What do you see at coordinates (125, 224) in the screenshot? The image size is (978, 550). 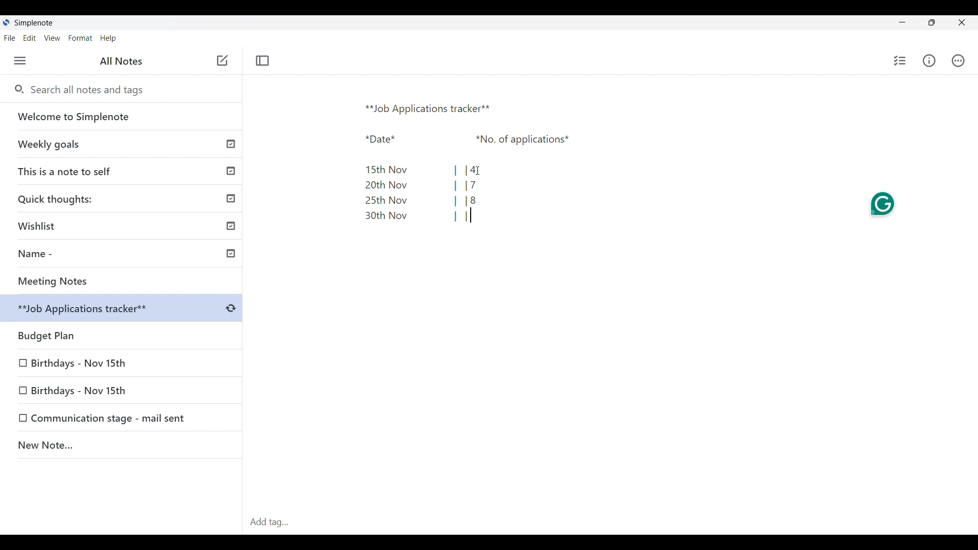 I see `Wishlist` at bounding box center [125, 224].